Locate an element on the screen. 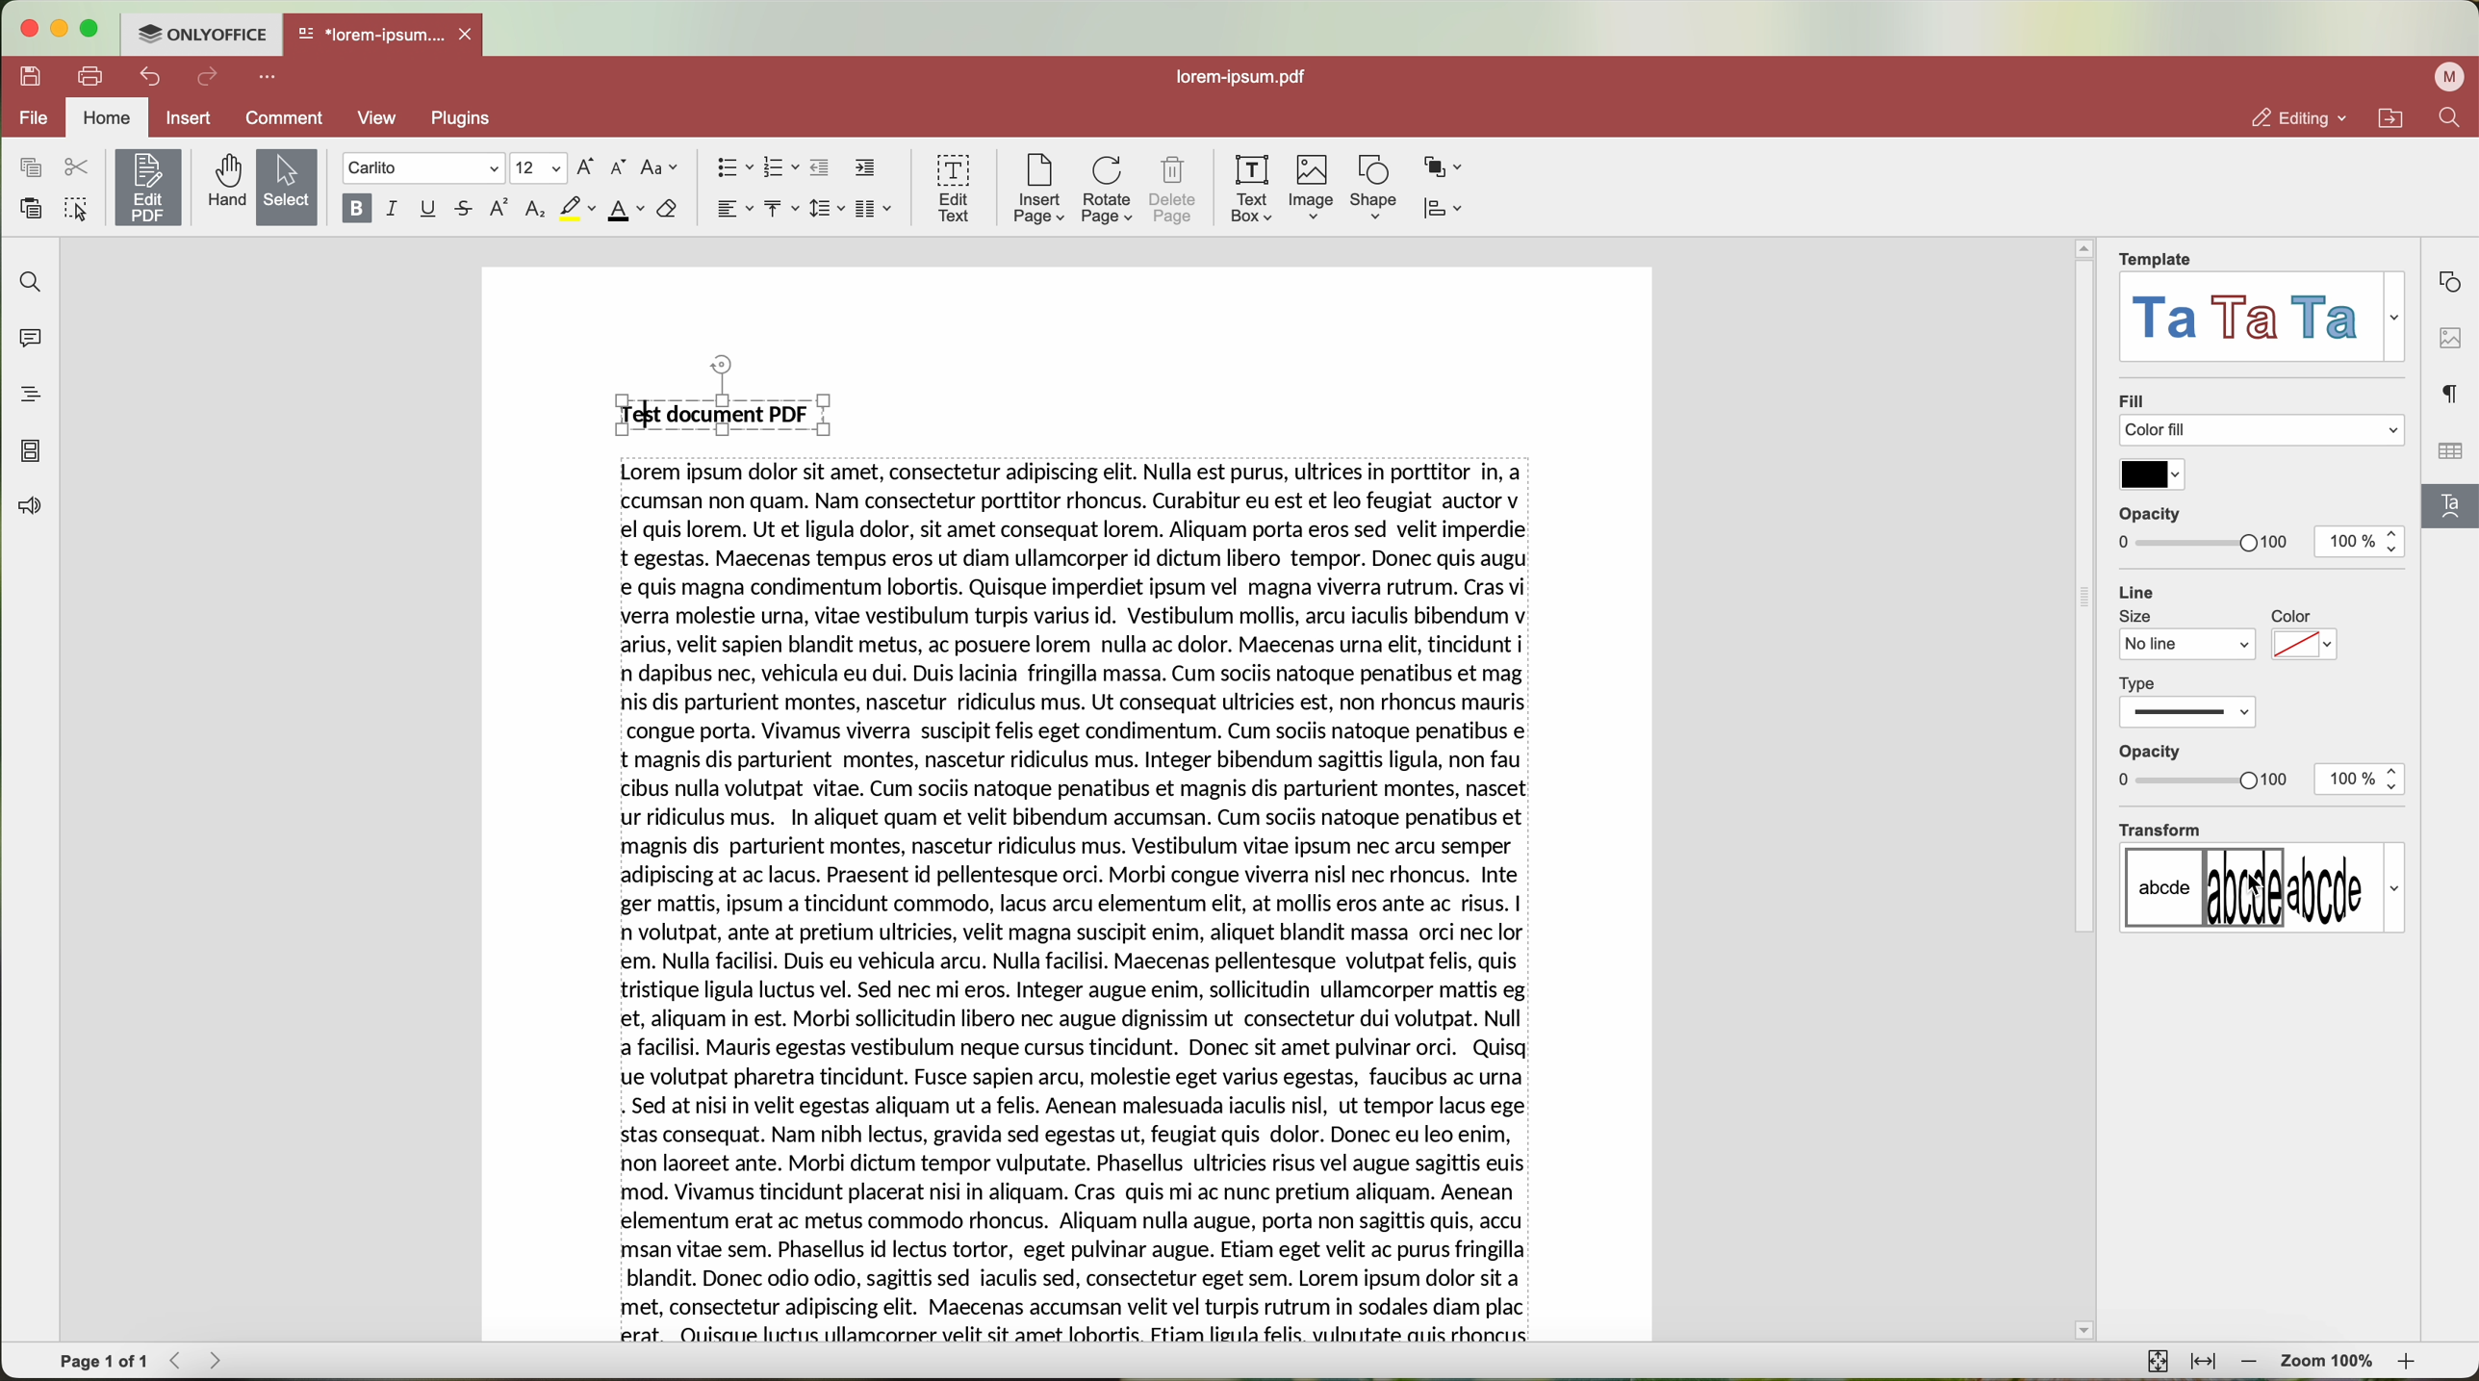  hand is located at coordinates (222, 184).